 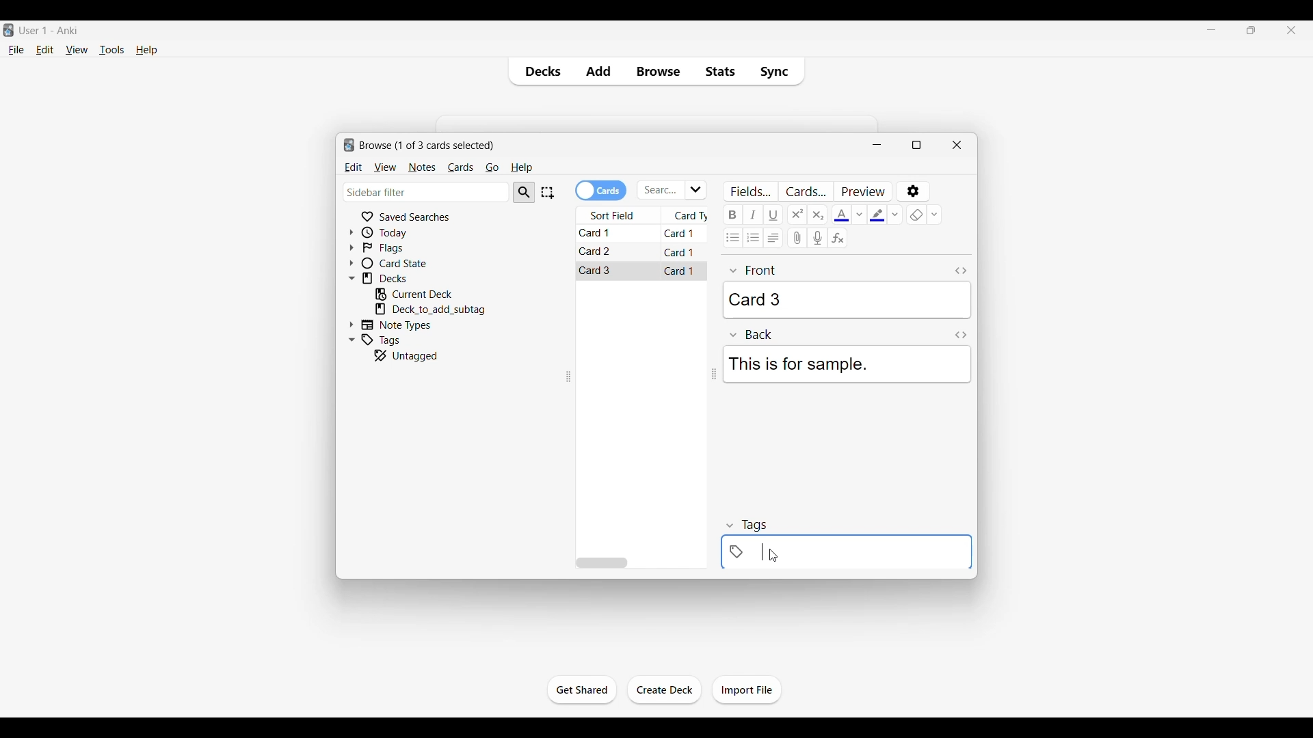 I want to click on Sync, so click(x=778, y=71).